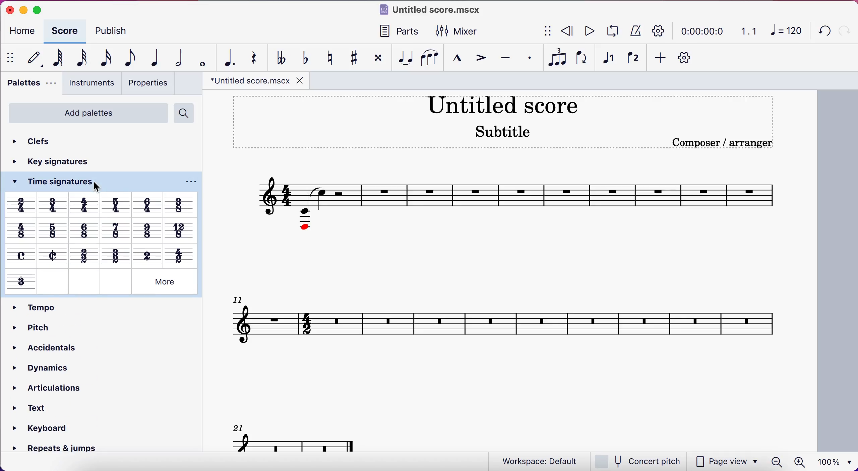 Image resolution: width=858 pixels, height=471 pixels. I want to click on keyboard, so click(44, 427).